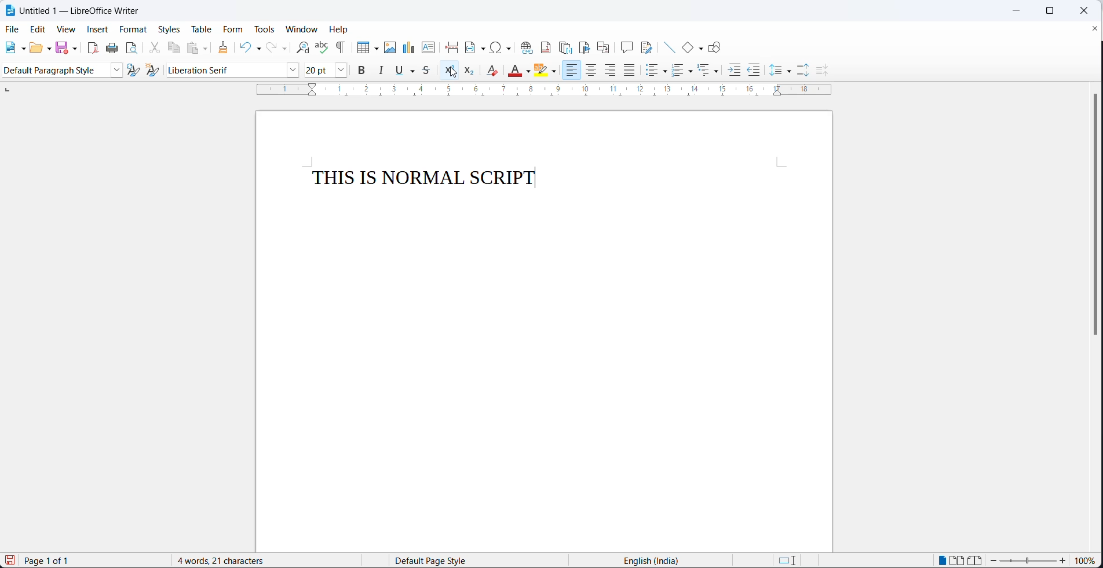  What do you see at coordinates (225, 70) in the screenshot?
I see `font name` at bounding box center [225, 70].